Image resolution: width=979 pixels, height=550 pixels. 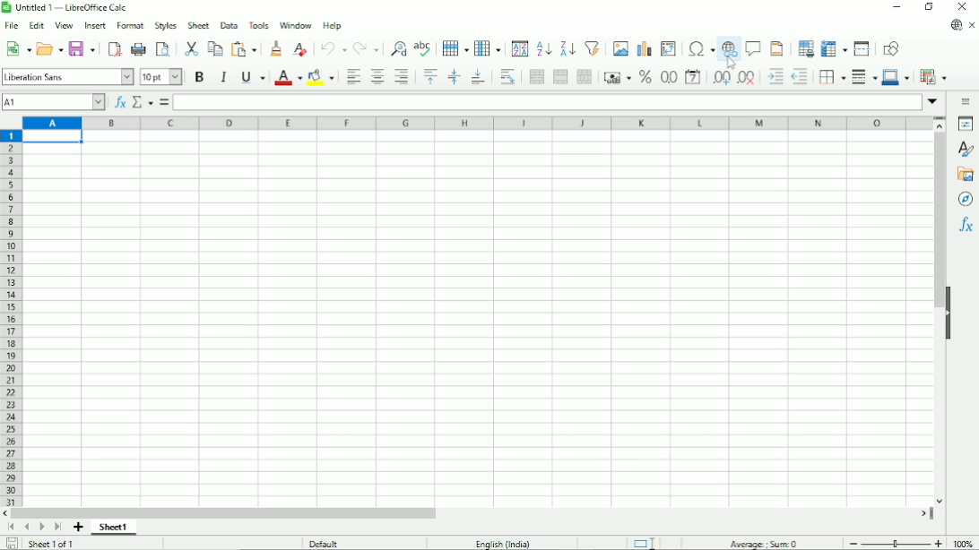 What do you see at coordinates (138, 49) in the screenshot?
I see `Print` at bounding box center [138, 49].